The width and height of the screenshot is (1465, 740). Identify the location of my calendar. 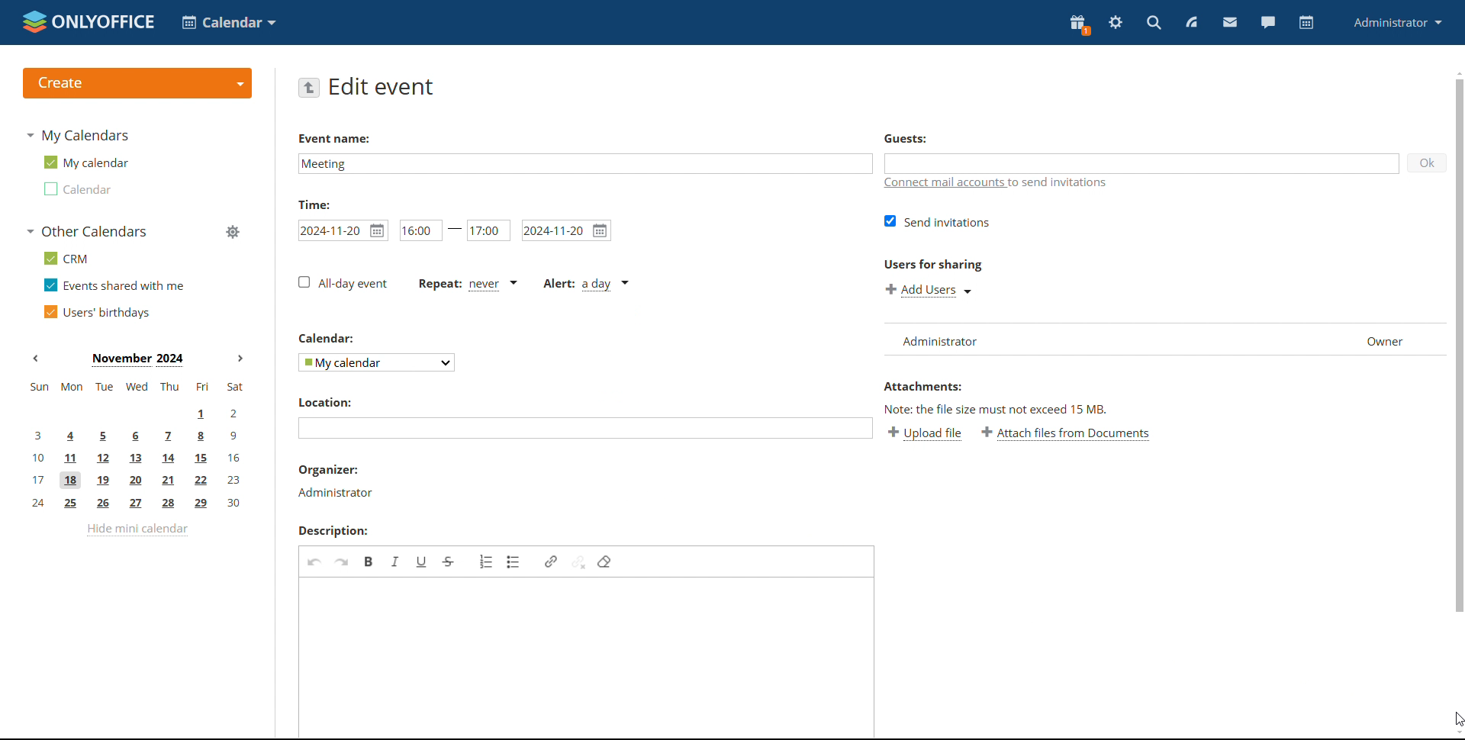
(85, 162).